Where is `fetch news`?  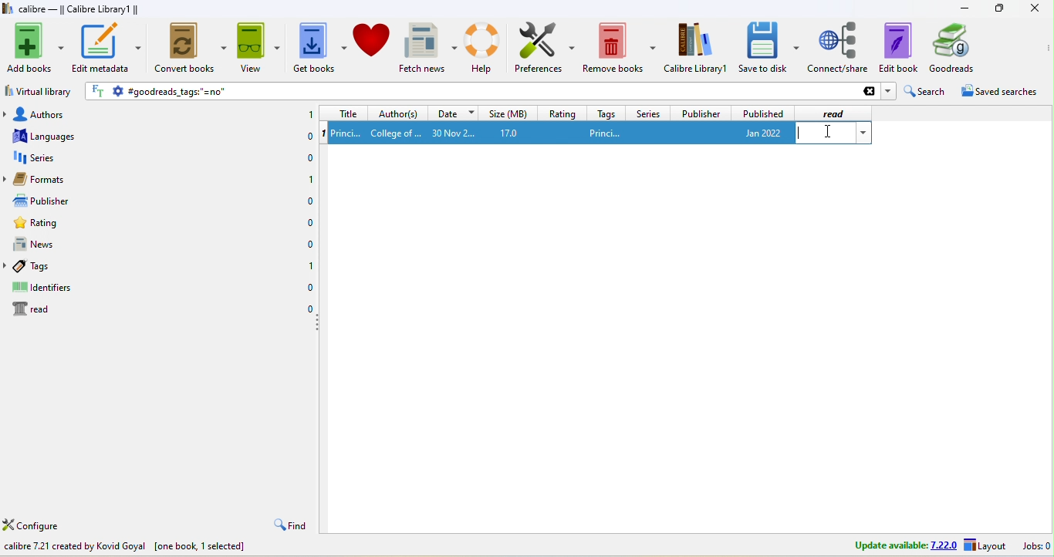 fetch news is located at coordinates (428, 47).